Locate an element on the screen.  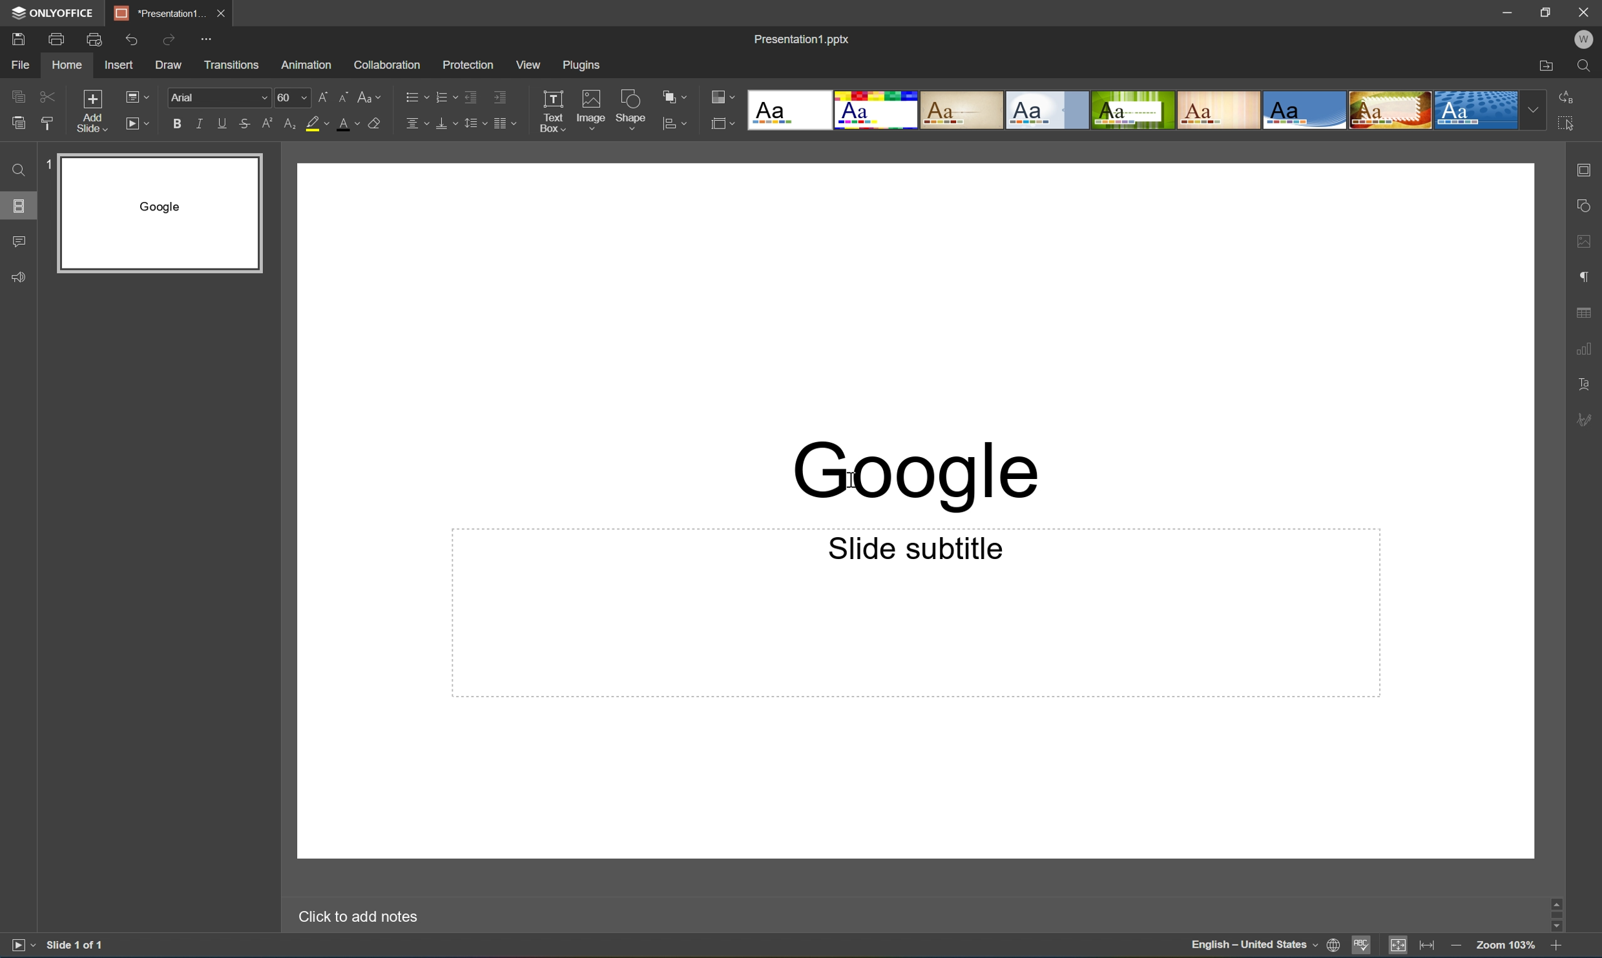
Redo is located at coordinates (169, 40).